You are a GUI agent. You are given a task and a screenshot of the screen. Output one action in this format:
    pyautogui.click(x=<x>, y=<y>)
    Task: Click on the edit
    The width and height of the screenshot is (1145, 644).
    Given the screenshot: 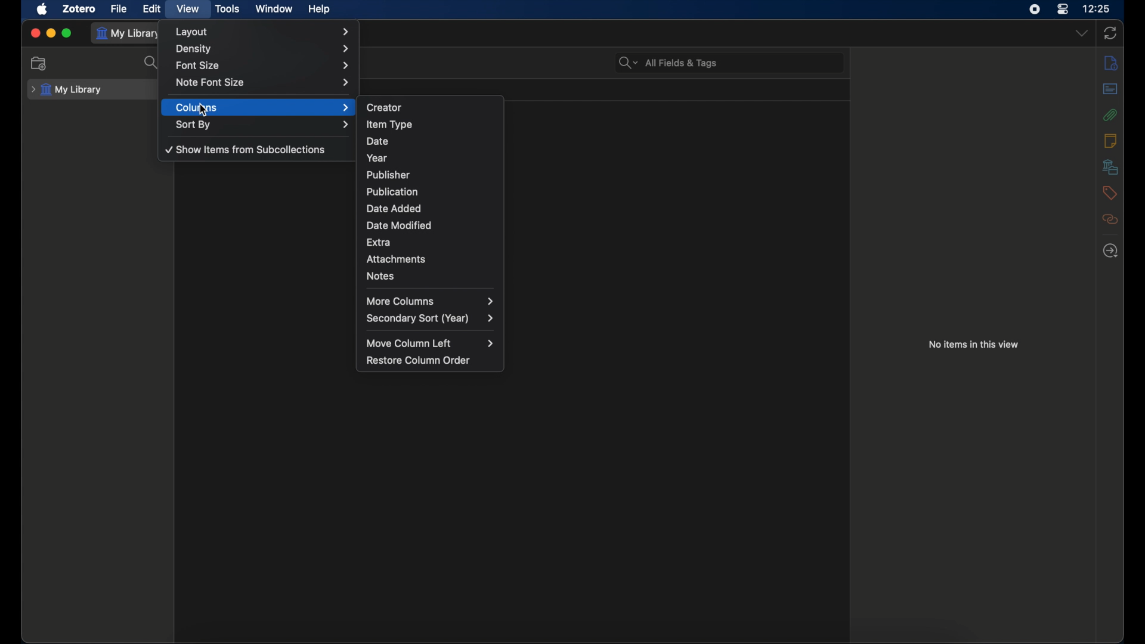 What is the action you would take?
    pyautogui.click(x=151, y=9)
    